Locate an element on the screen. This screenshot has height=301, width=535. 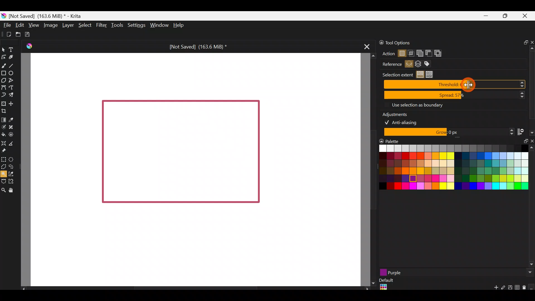
Filter is located at coordinates (101, 25).